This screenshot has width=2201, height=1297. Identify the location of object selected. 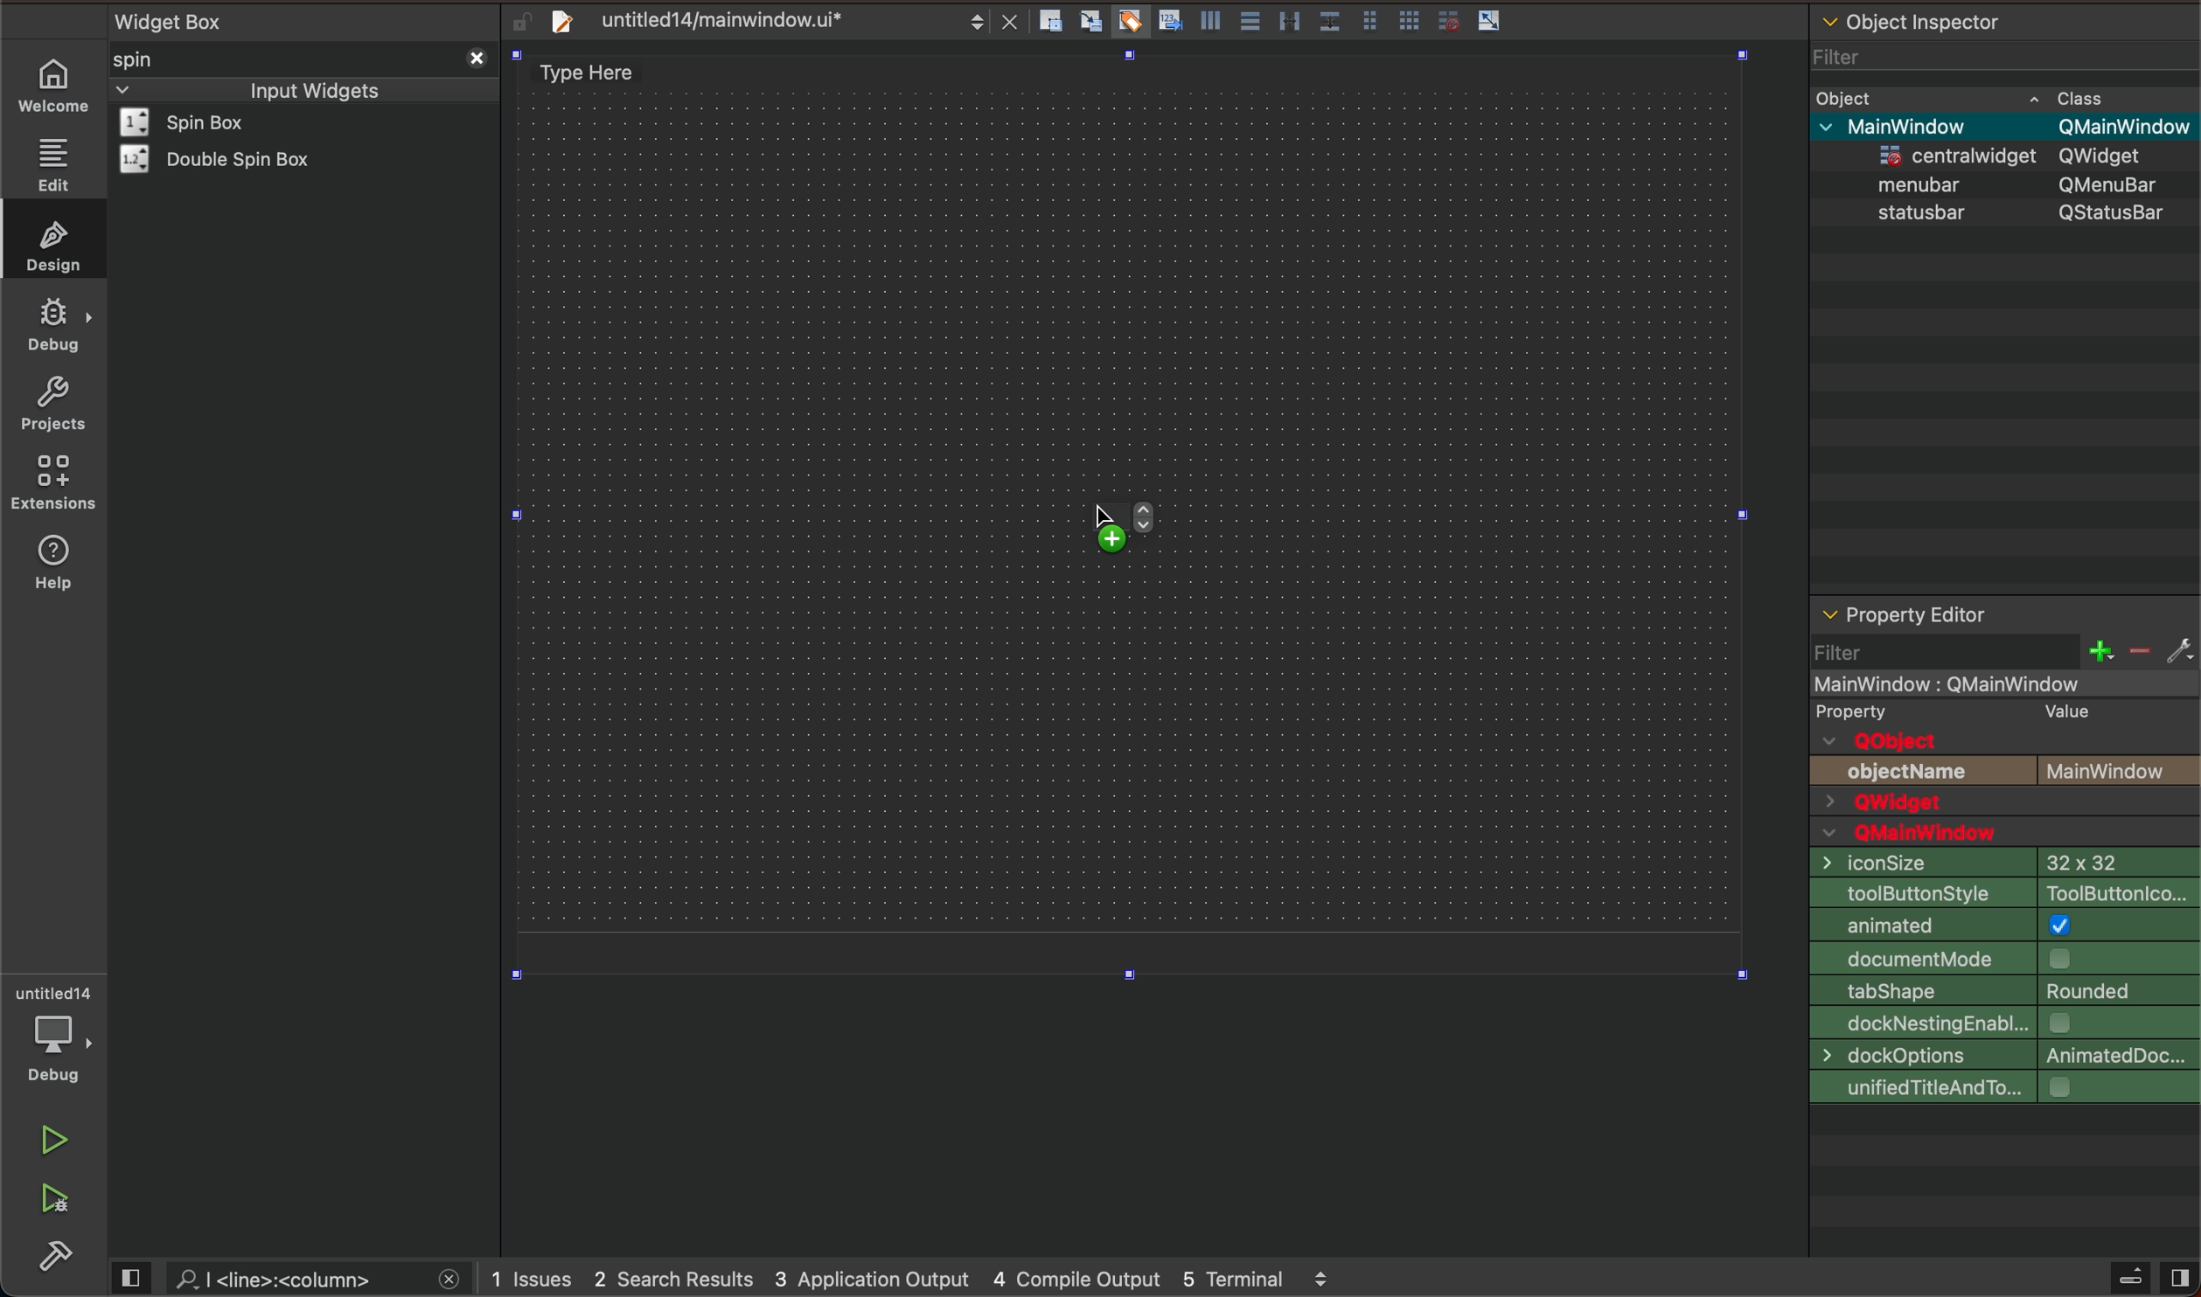
(2002, 682).